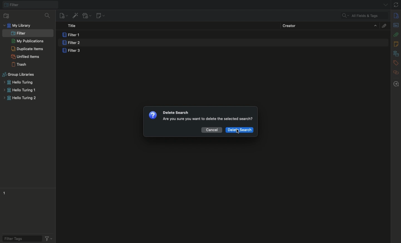 This screenshot has width=401, height=243. I want to click on Title, so click(74, 26).